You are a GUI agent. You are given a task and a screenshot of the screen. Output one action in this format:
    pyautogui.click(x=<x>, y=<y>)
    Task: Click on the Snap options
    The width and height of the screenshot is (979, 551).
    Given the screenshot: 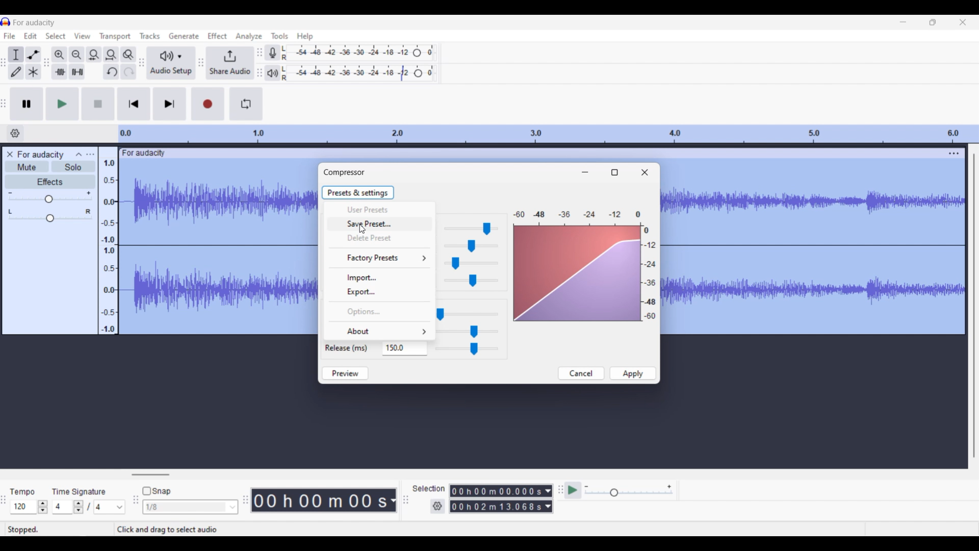 What is the action you would take?
    pyautogui.click(x=191, y=507)
    